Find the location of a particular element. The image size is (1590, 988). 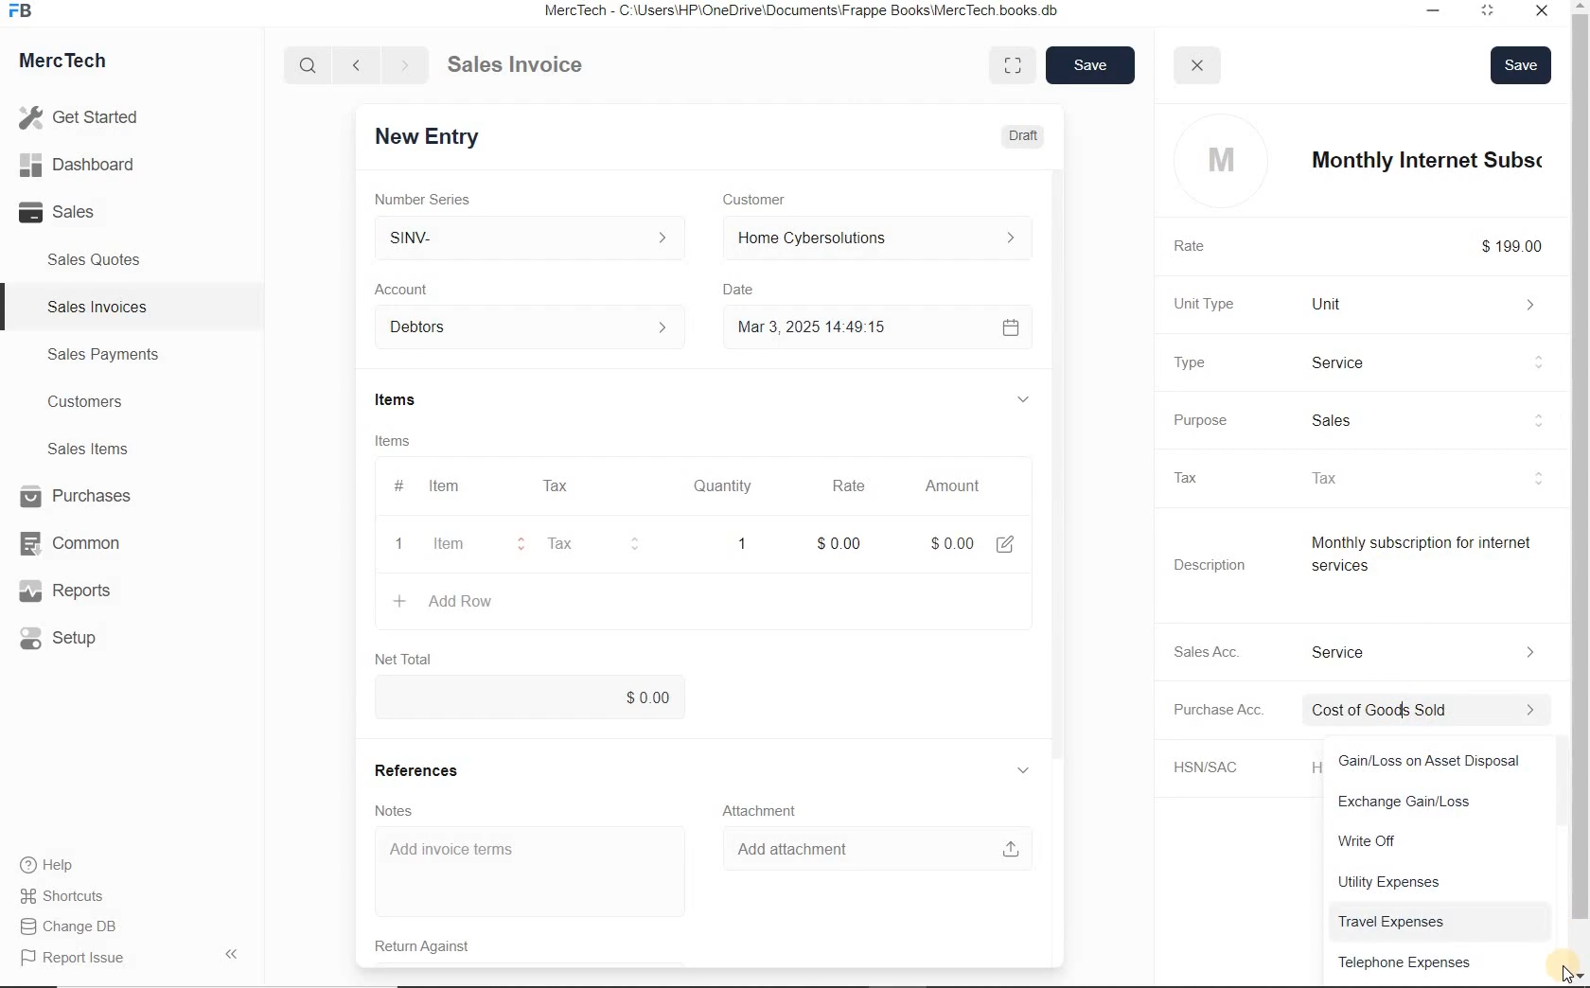

# is located at coordinates (614, 485).